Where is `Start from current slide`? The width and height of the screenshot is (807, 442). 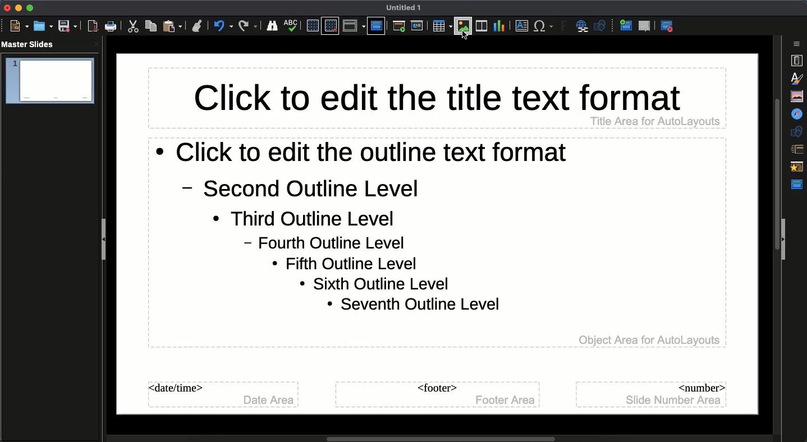 Start from current slide is located at coordinates (418, 26).